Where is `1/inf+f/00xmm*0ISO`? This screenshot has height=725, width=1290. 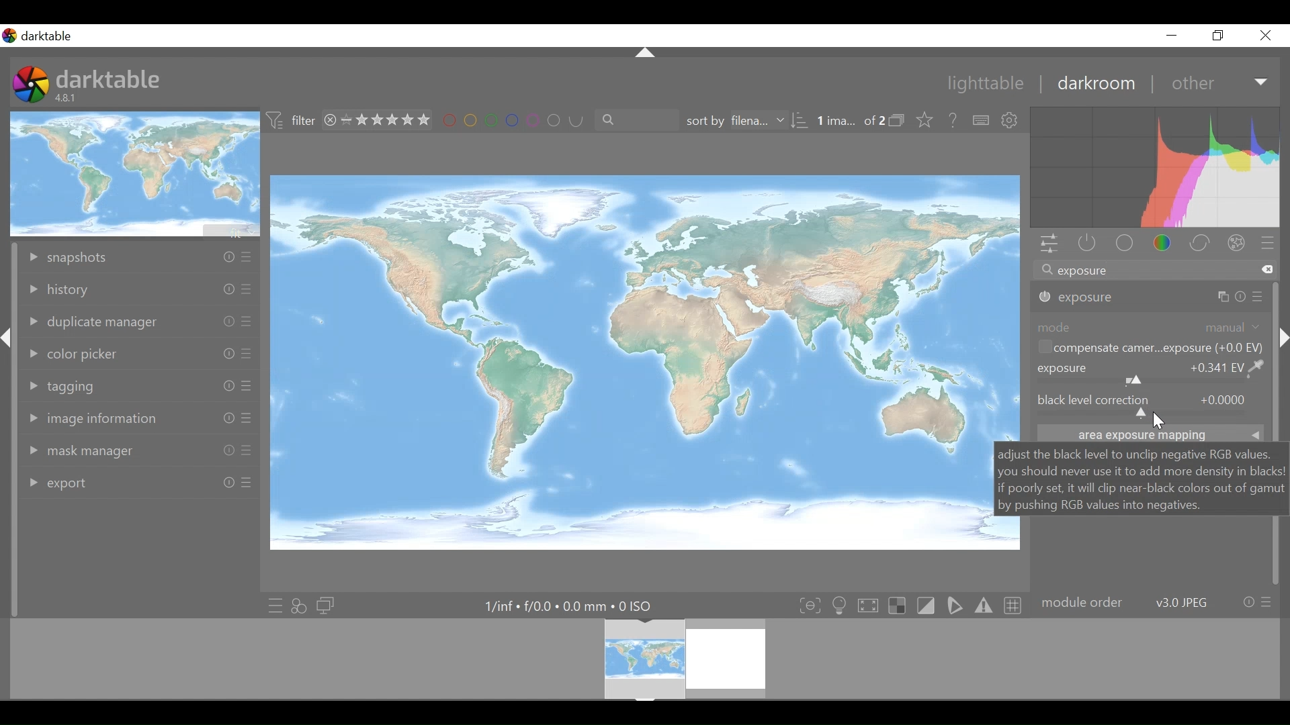 1/inf+f/00xmm*0ISO is located at coordinates (566, 606).